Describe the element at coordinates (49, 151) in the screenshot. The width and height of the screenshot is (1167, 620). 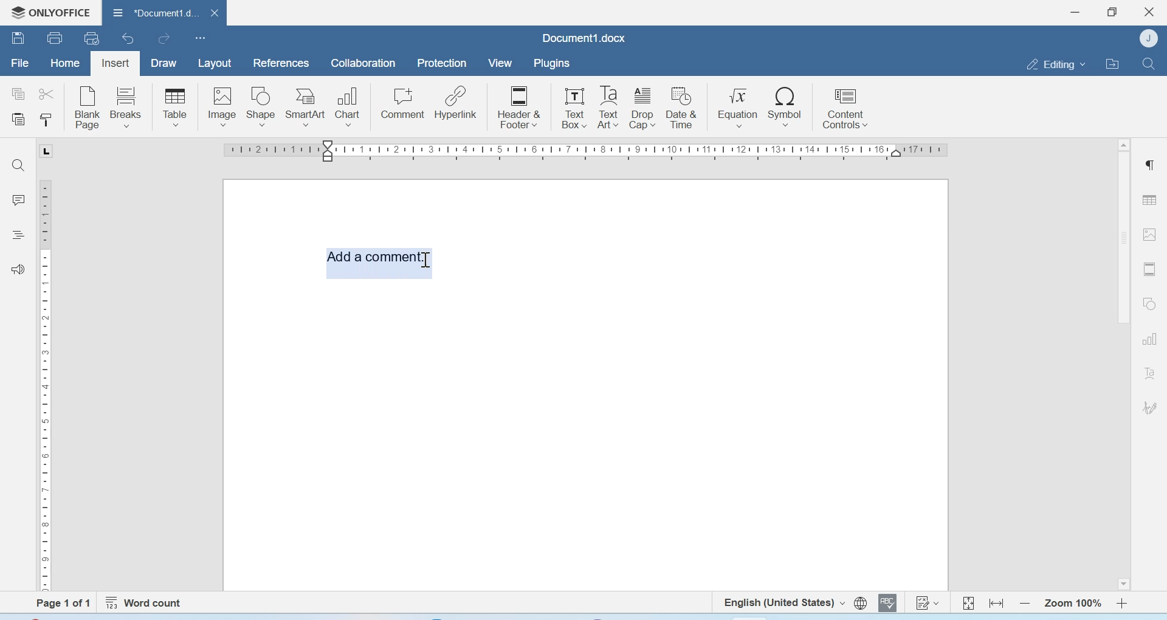
I see `tab stop marker` at that location.